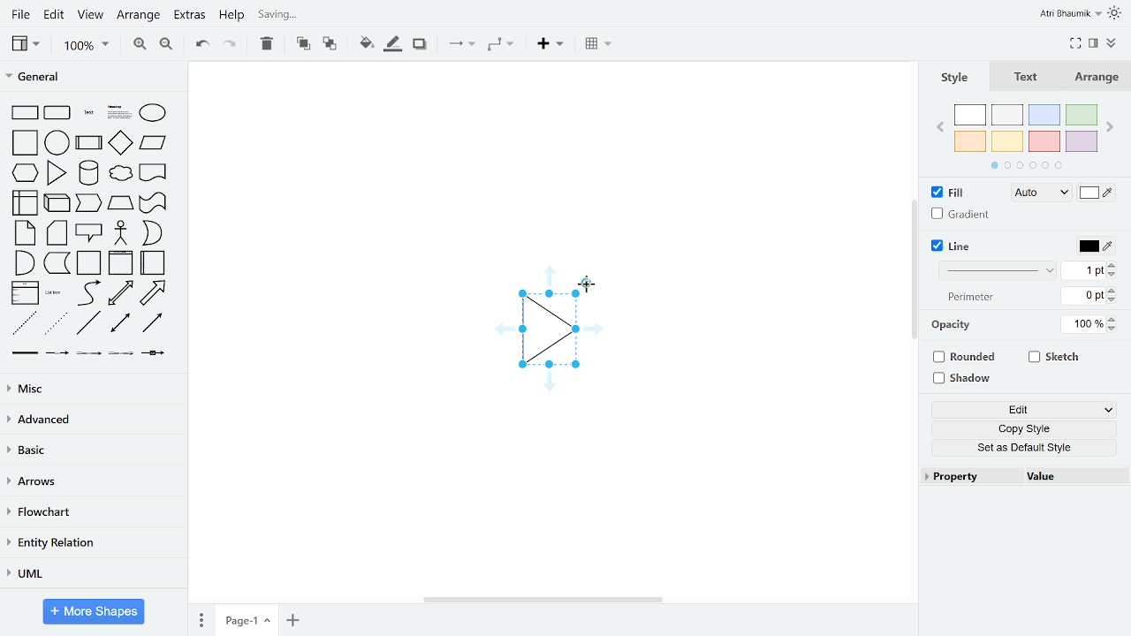 This screenshot has height=636, width=1131. What do you see at coordinates (120, 293) in the screenshot?
I see `bidirectional arrow` at bounding box center [120, 293].